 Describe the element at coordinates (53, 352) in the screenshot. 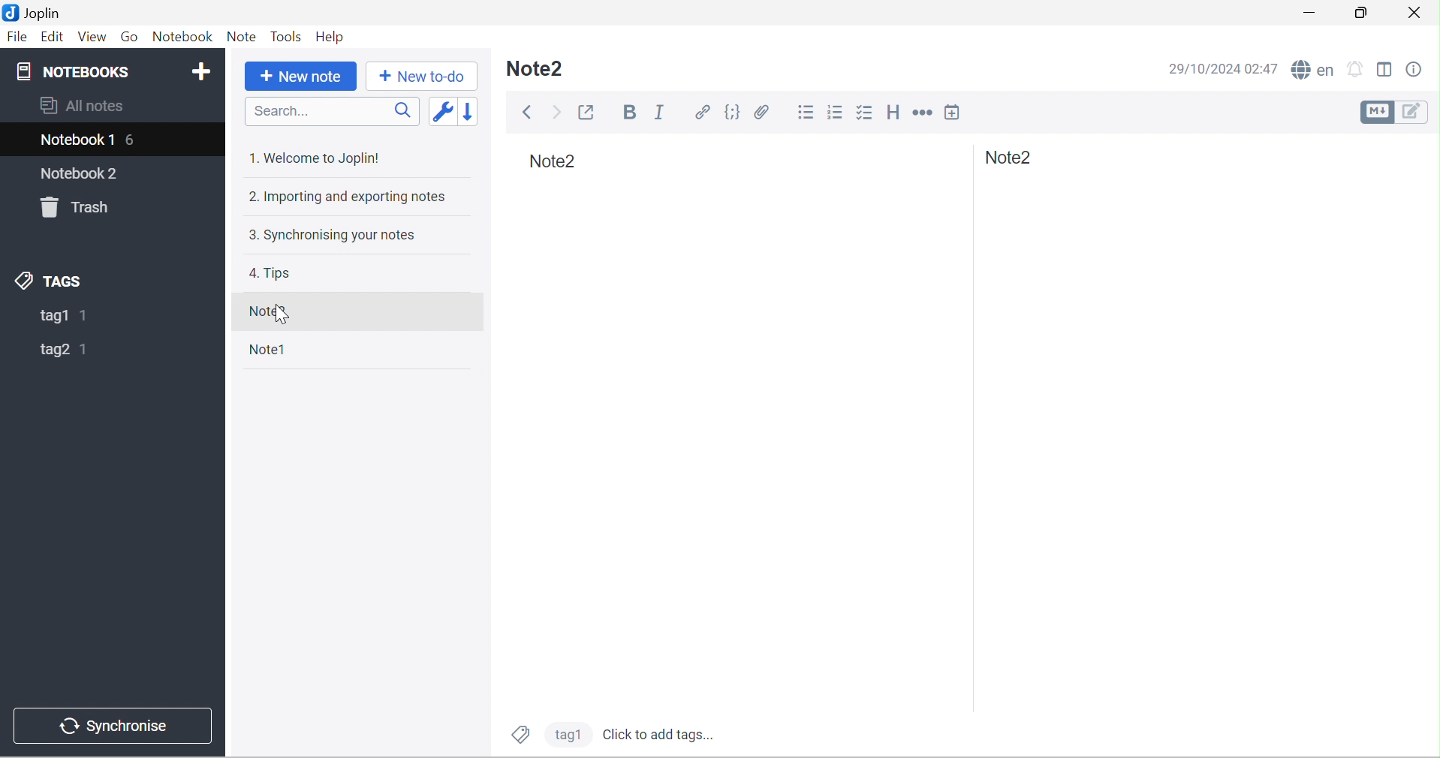

I see `tag2` at that location.